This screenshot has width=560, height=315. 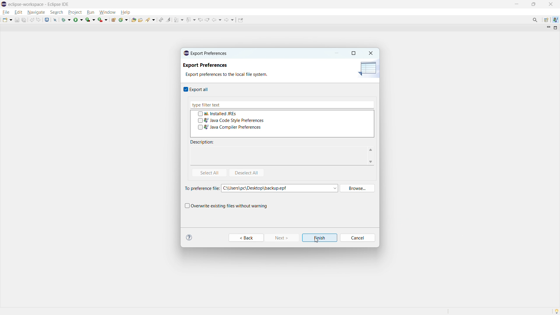 What do you see at coordinates (47, 20) in the screenshot?
I see `open console` at bounding box center [47, 20].